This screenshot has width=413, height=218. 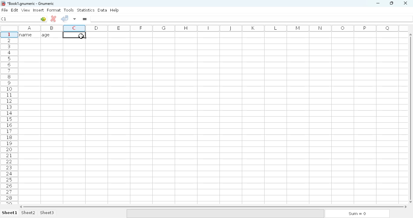 What do you see at coordinates (54, 10) in the screenshot?
I see `format` at bounding box center [54, 10].